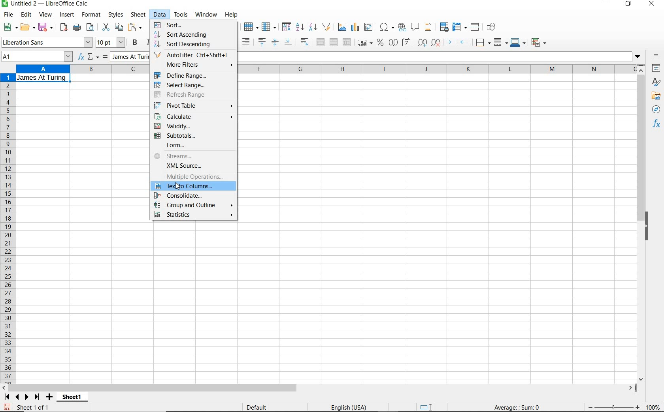  What do you see at coordinates (181, 14) in the screenshot?
I see `tools` at bounding box center [181, 14].